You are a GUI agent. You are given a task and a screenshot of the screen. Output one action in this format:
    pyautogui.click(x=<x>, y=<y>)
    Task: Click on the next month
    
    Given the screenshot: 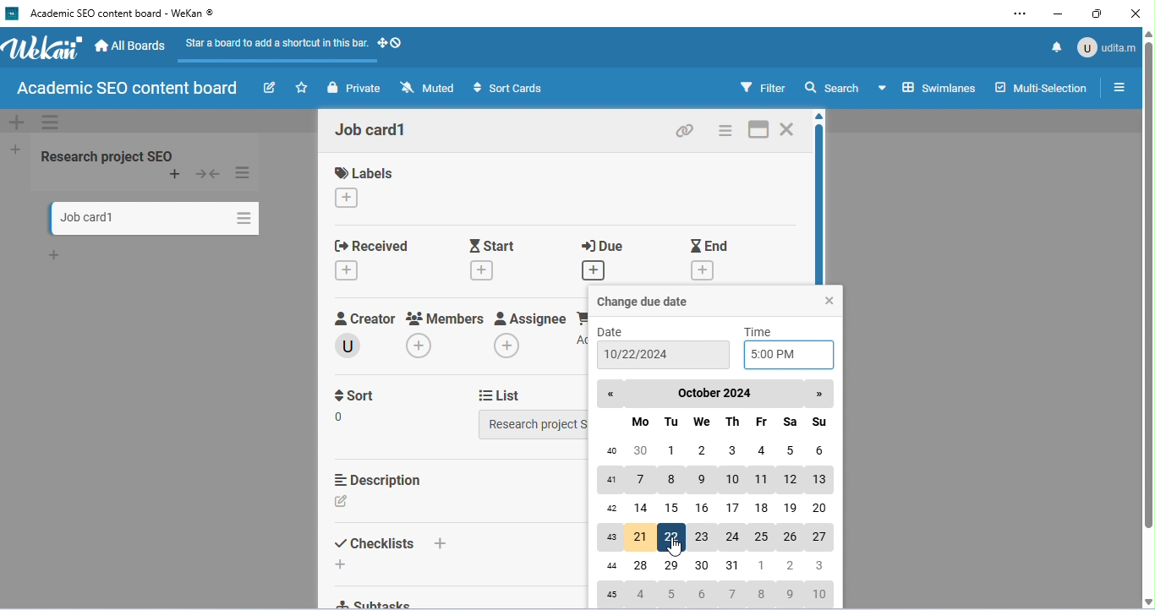 What is the action you would take?
    pyautogui.click(x=820, y=395)
    